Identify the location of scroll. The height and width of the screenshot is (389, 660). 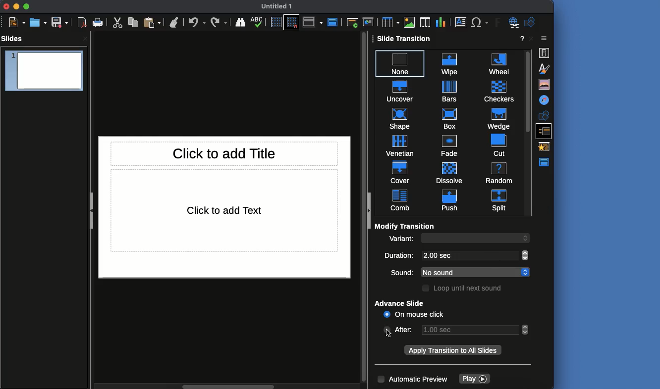
(363, 209).